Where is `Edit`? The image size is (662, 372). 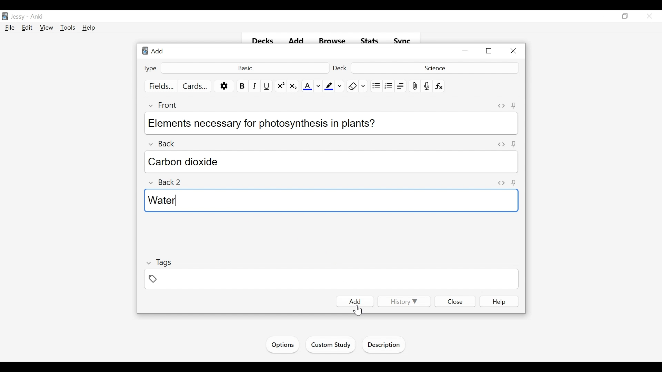
Edit is located at coordinates (27, 27).